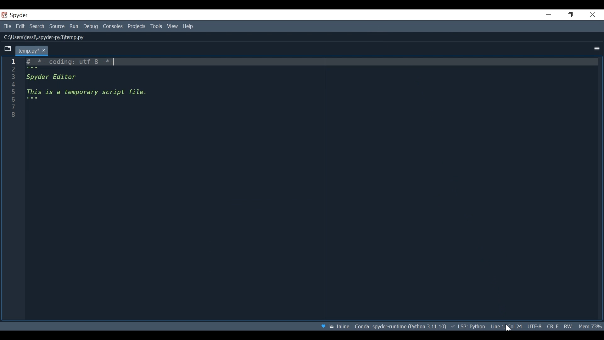 Image resolution: width=604 pixels, height=340 pixels. What do you see at coordinates (15, 14) in the screenshot?
I see `Spyder Desktop Icon` at bounding box center [15, 14].